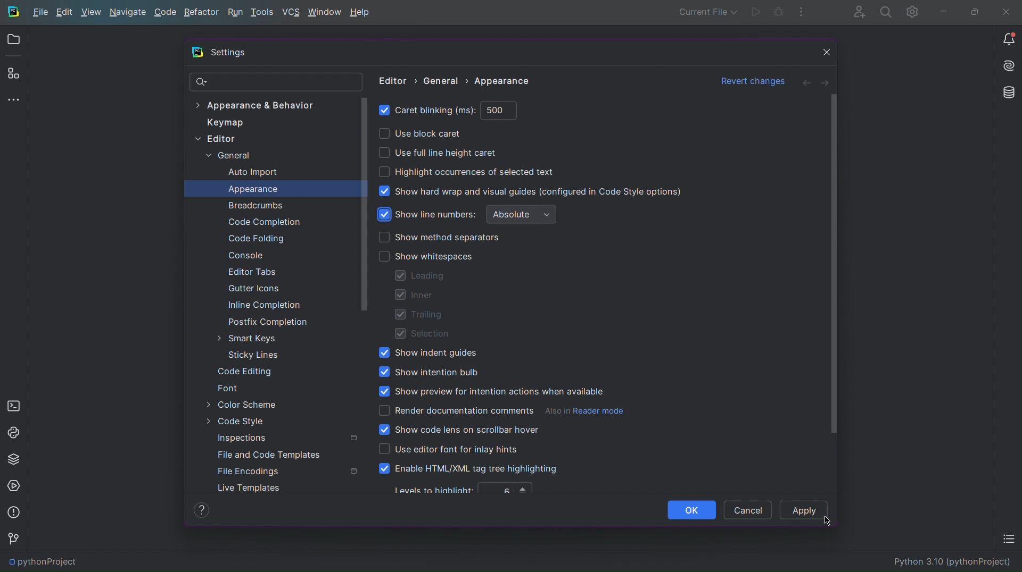  Describe the element at coordinates (13, 539) in the screenshot. I see `Version Control` at that location.